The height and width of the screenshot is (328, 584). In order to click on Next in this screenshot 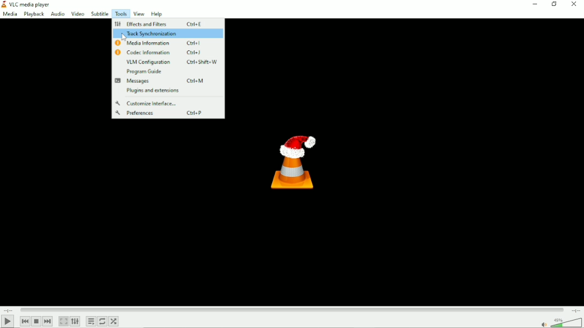, I will do `click(48, 322)`.